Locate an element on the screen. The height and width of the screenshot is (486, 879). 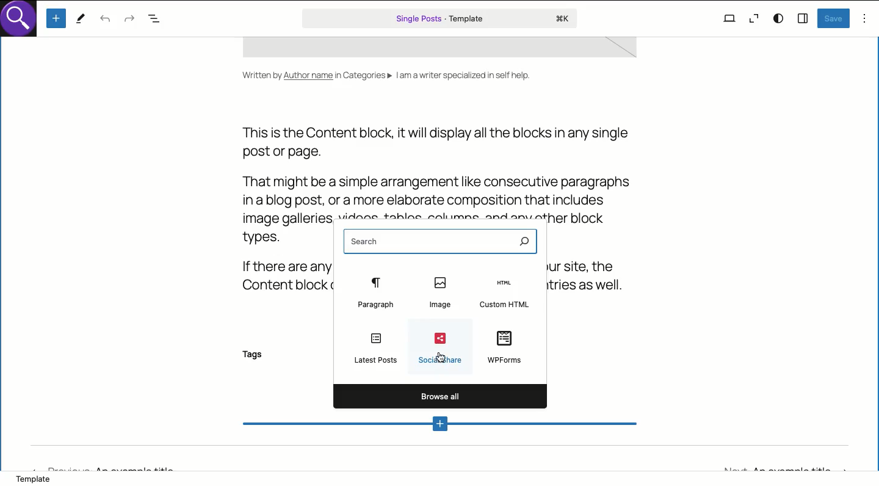
Custom HTML is located at coordinates (505, 291).